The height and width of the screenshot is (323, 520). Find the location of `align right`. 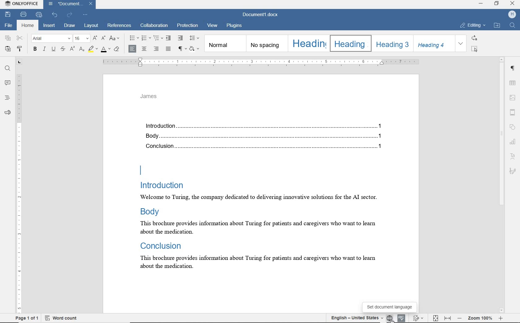

align right is located at coordinates (157, 50).